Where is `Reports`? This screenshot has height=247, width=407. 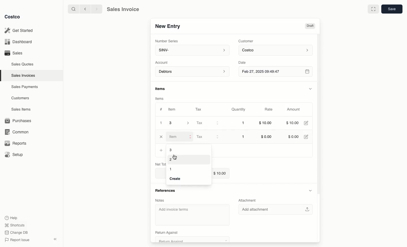 Reports is located at coordinates (15, 143).